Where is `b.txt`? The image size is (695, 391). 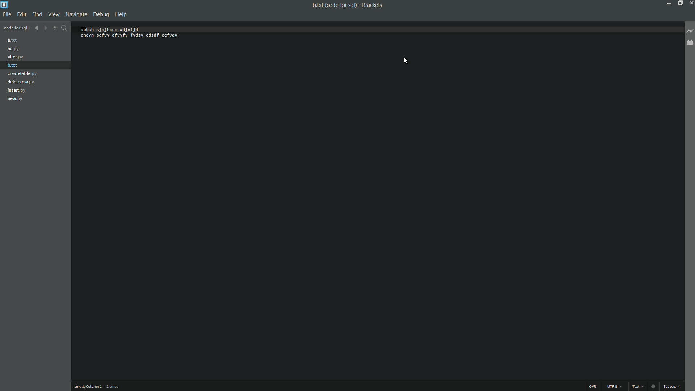 b.txt is located at coordinates (14, 66).